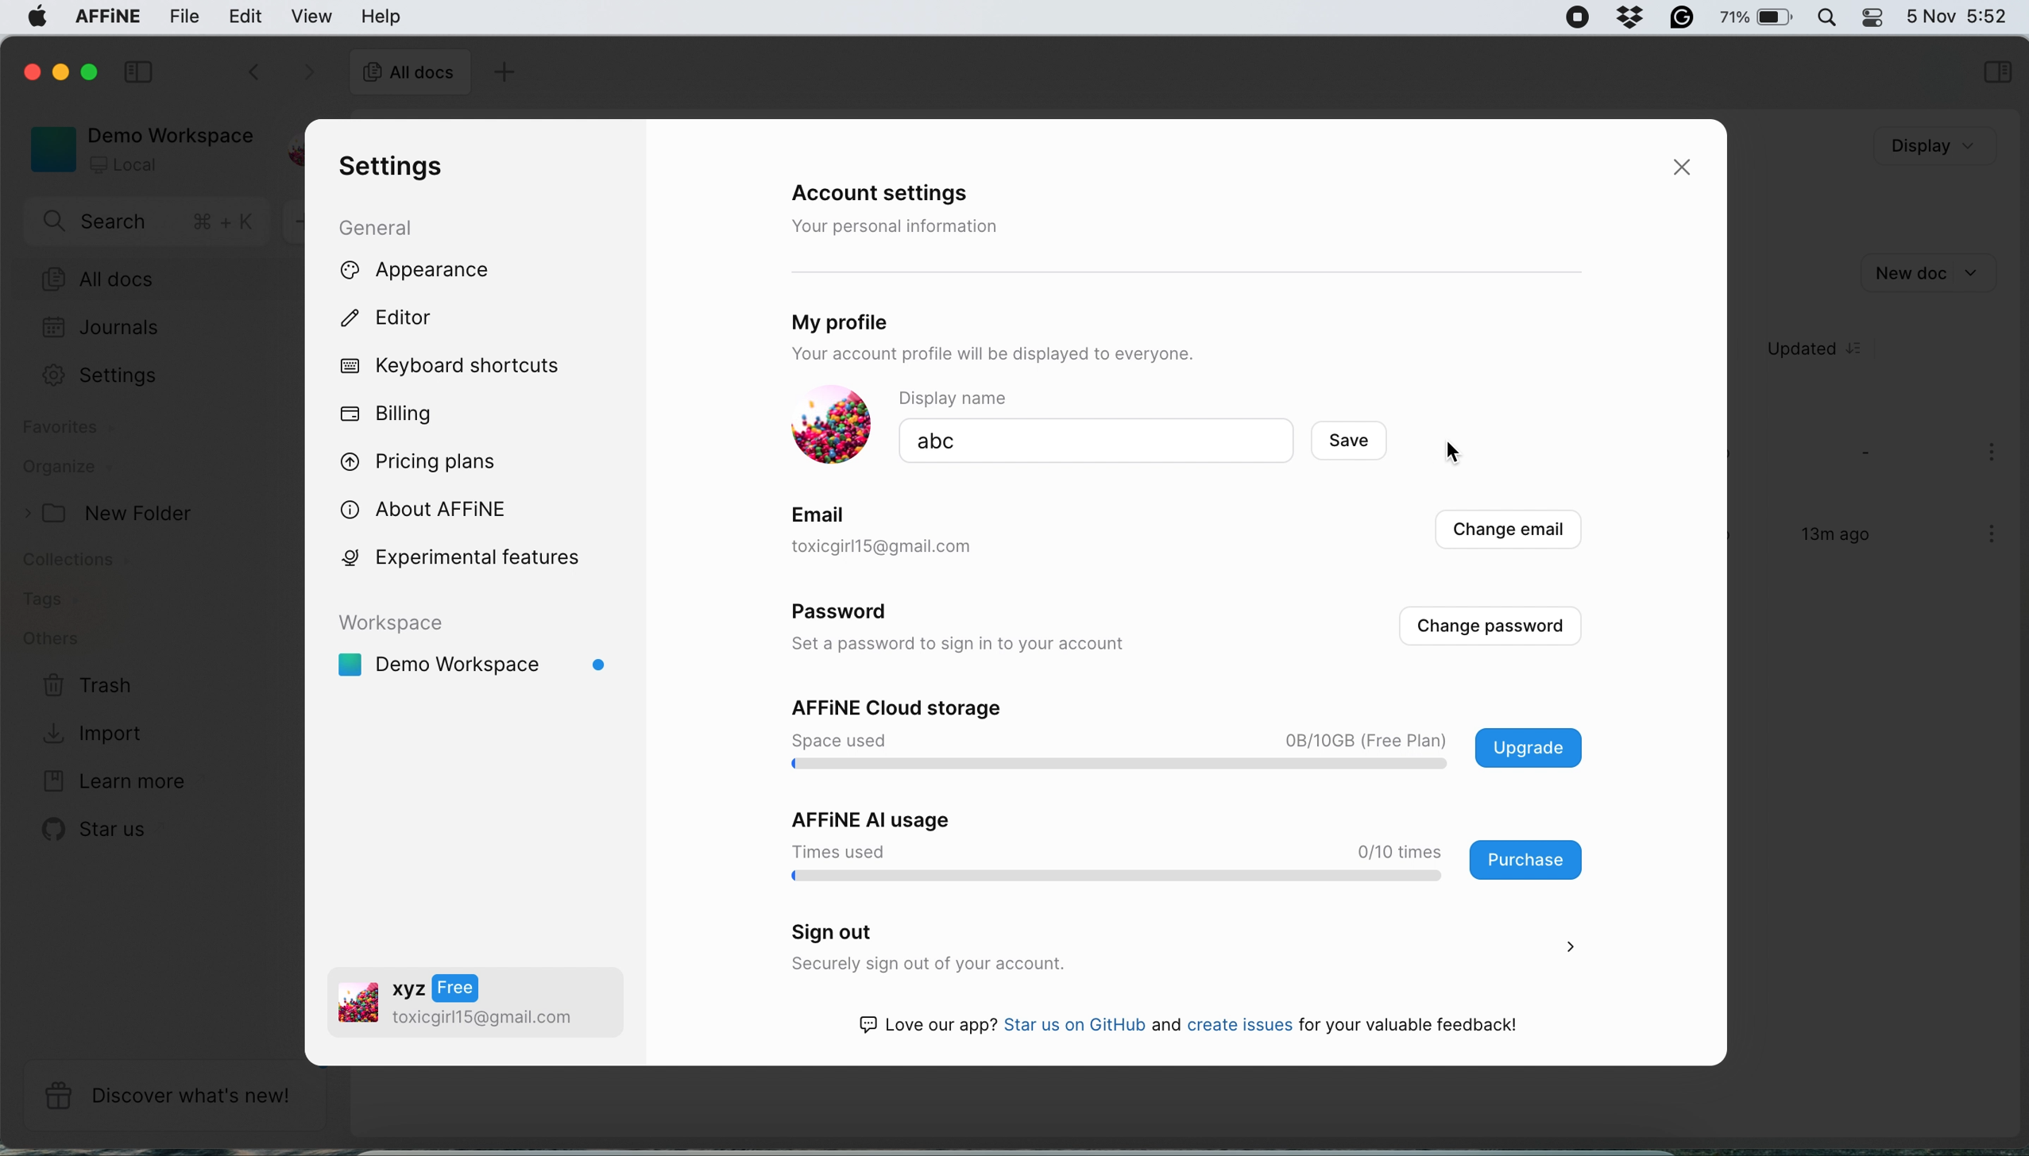  What do you see at coordinates (1824, 17) in the screenshot?
I see `spotlight search` at bounding box center [1824, 17].